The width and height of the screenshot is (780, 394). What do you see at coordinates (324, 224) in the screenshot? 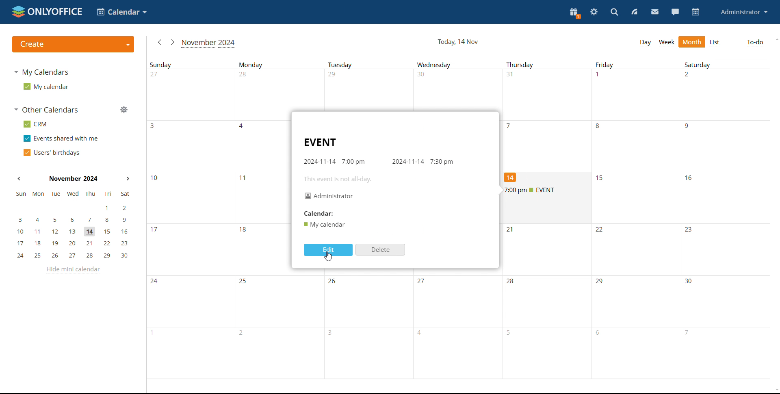
I see `my calendar` at bounding box center [324, 224].